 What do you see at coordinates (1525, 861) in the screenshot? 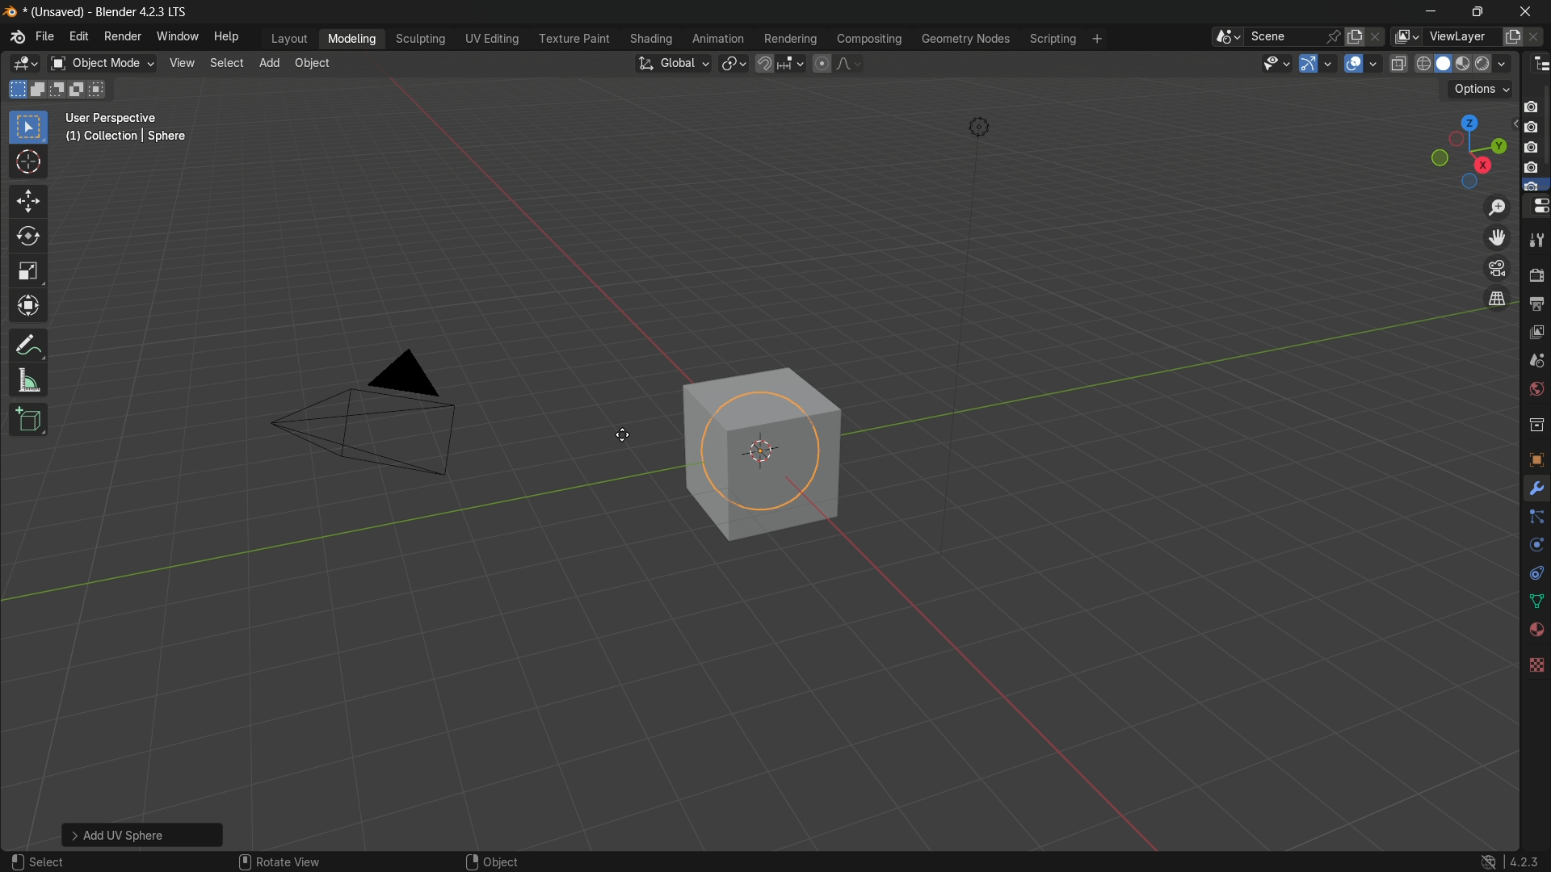
I see `4.2.3` at bounding box center [1525, 861].